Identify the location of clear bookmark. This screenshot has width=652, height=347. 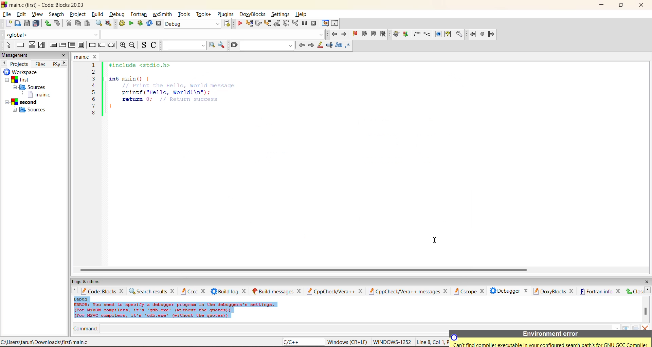
(383, 34).